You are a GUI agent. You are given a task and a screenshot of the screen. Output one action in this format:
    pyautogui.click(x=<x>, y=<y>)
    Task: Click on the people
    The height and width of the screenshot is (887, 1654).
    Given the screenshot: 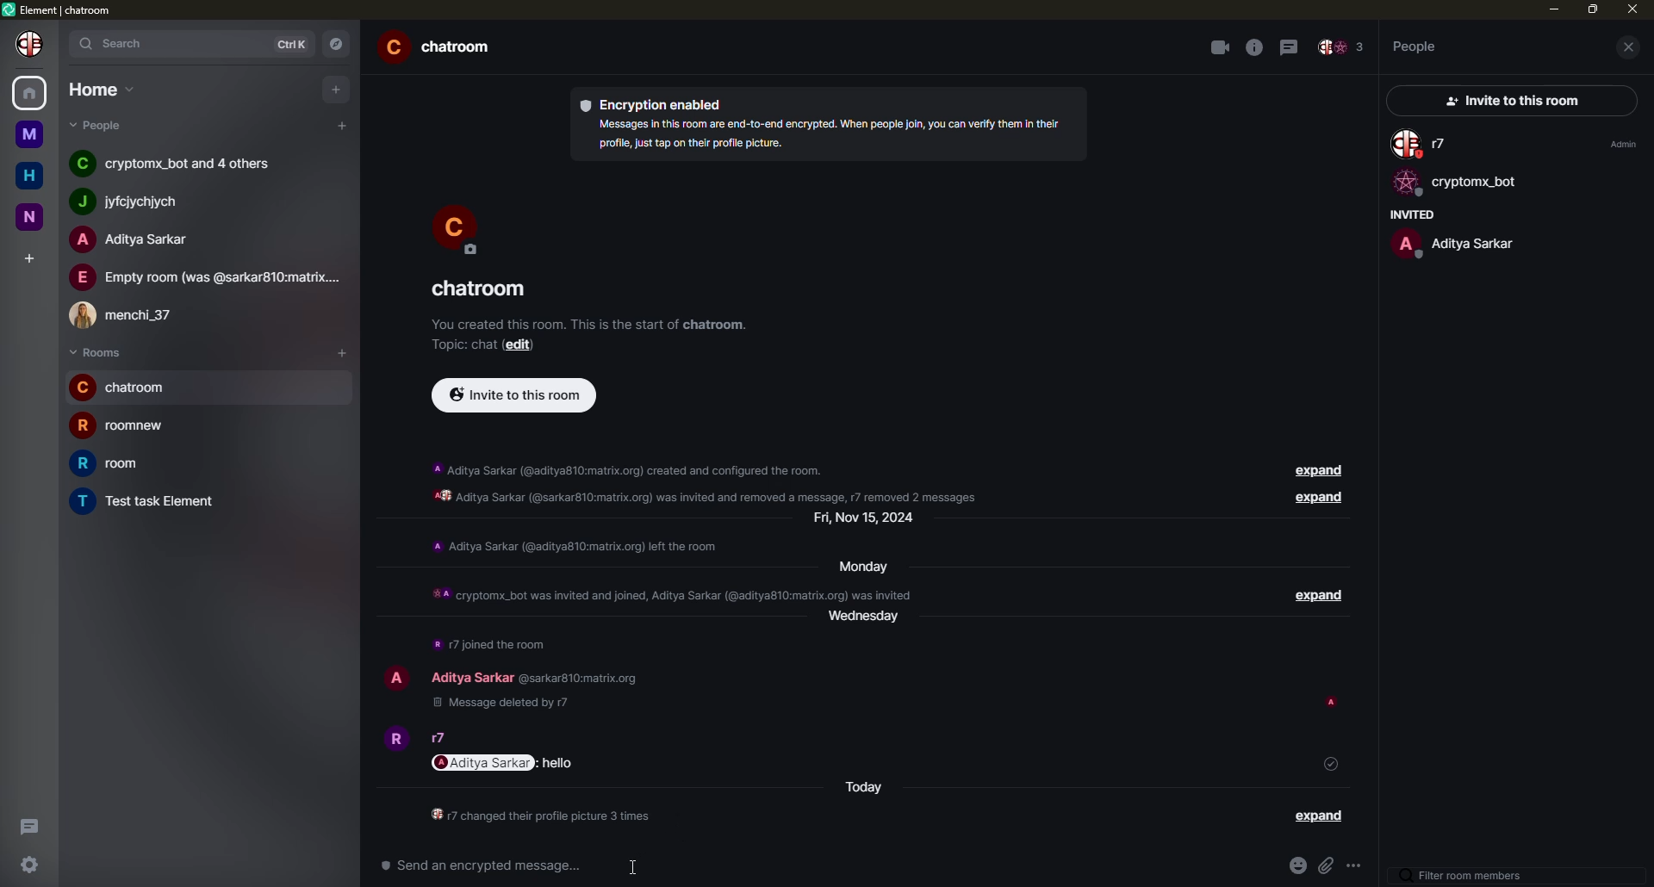 What is the action you would take?
    pyautogui.click(x=207, y=277)
    